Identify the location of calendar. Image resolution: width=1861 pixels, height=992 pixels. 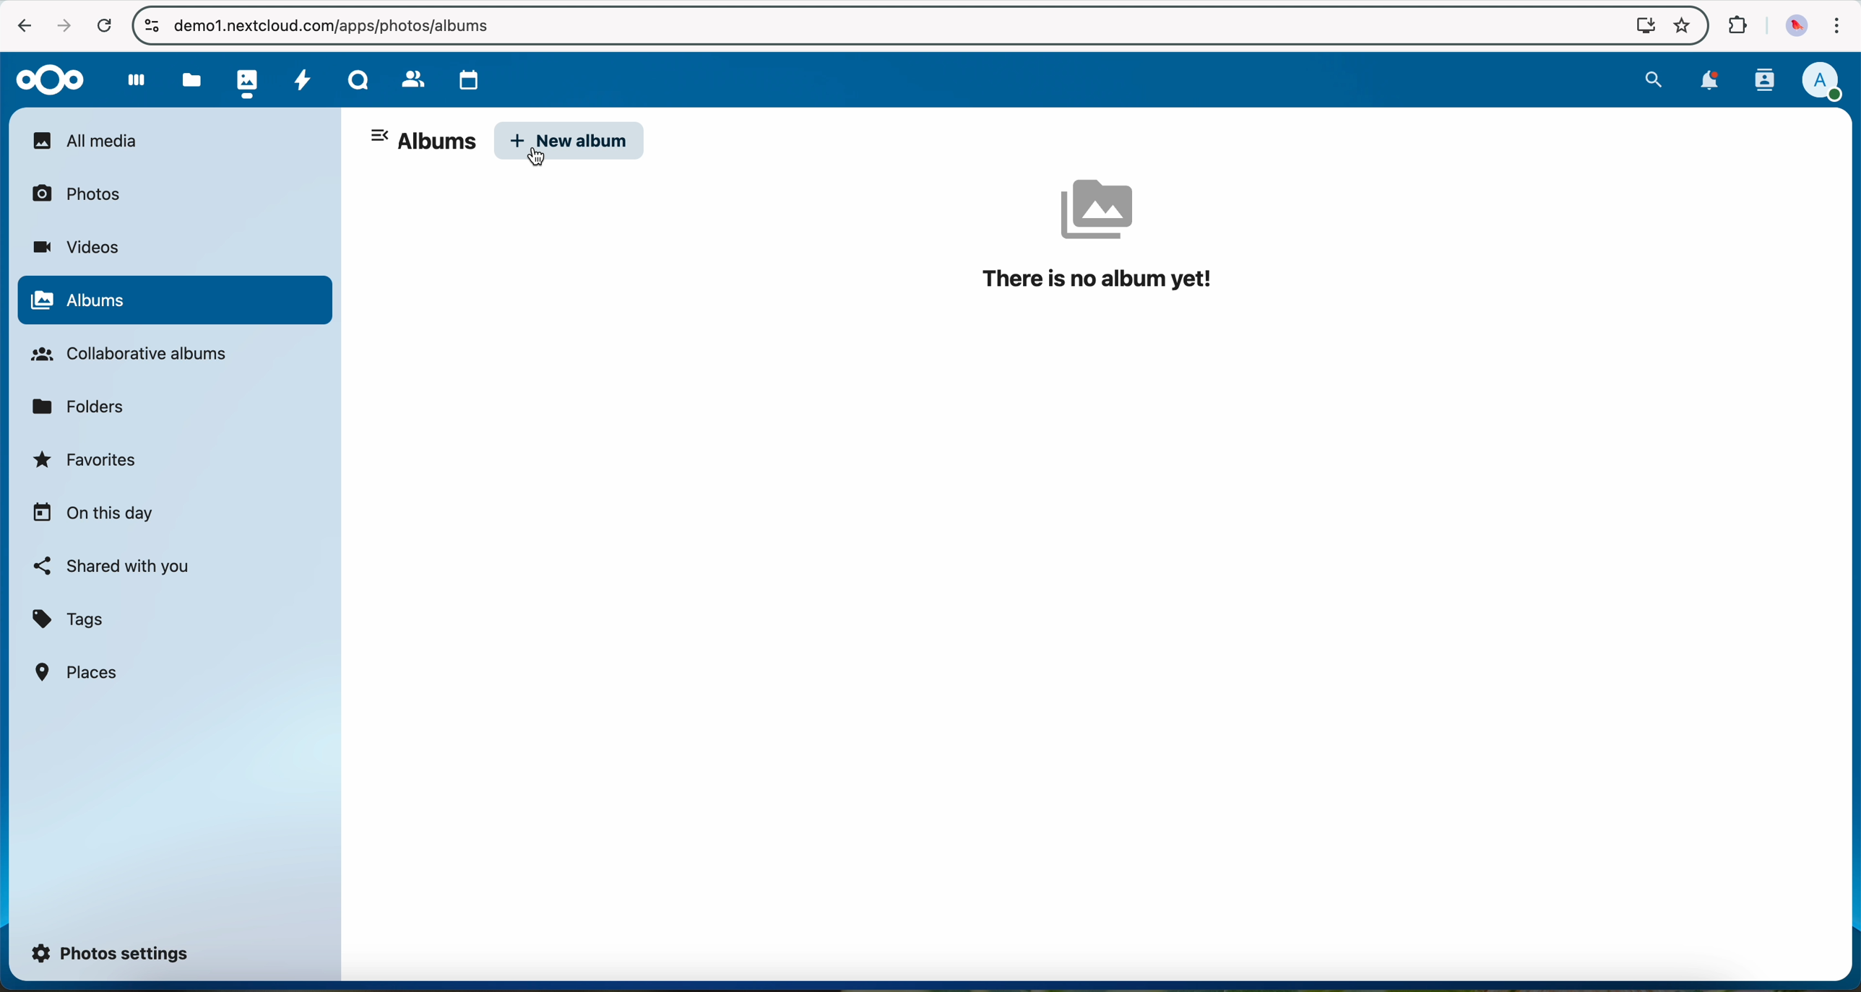
(465, 77).